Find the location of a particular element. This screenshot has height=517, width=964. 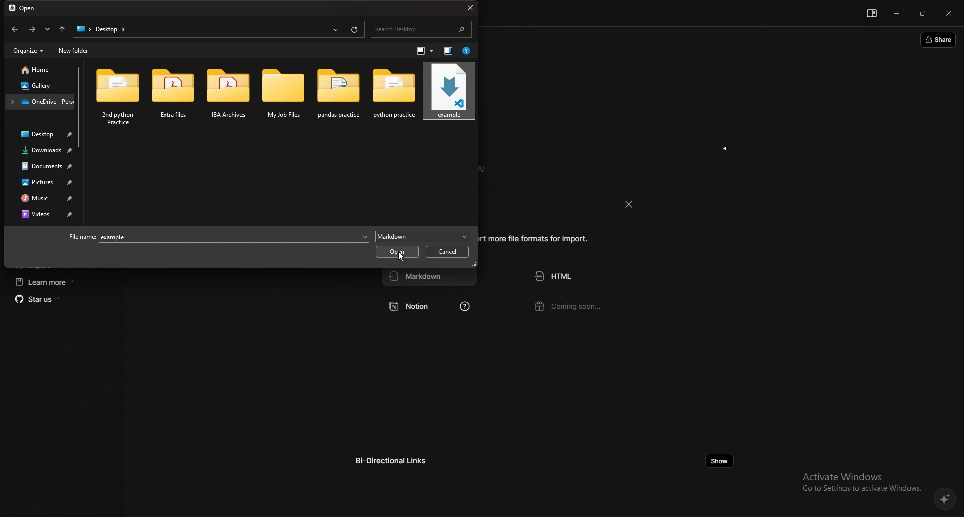

gallery is located at coordinates (36, 85).